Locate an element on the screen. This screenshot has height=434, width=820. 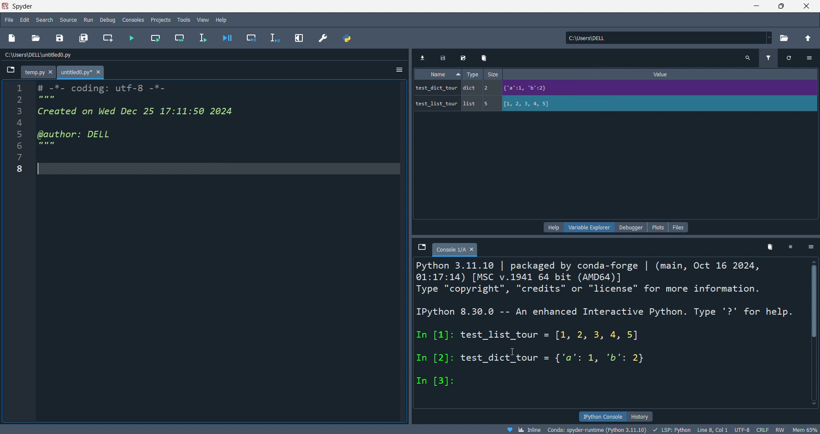
temp.py is located at coordinates (41, 72).